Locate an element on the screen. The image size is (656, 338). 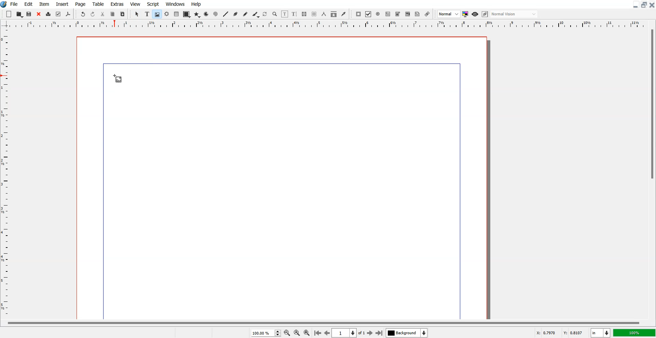
Text Annotation is located at coordinates (418, 14).